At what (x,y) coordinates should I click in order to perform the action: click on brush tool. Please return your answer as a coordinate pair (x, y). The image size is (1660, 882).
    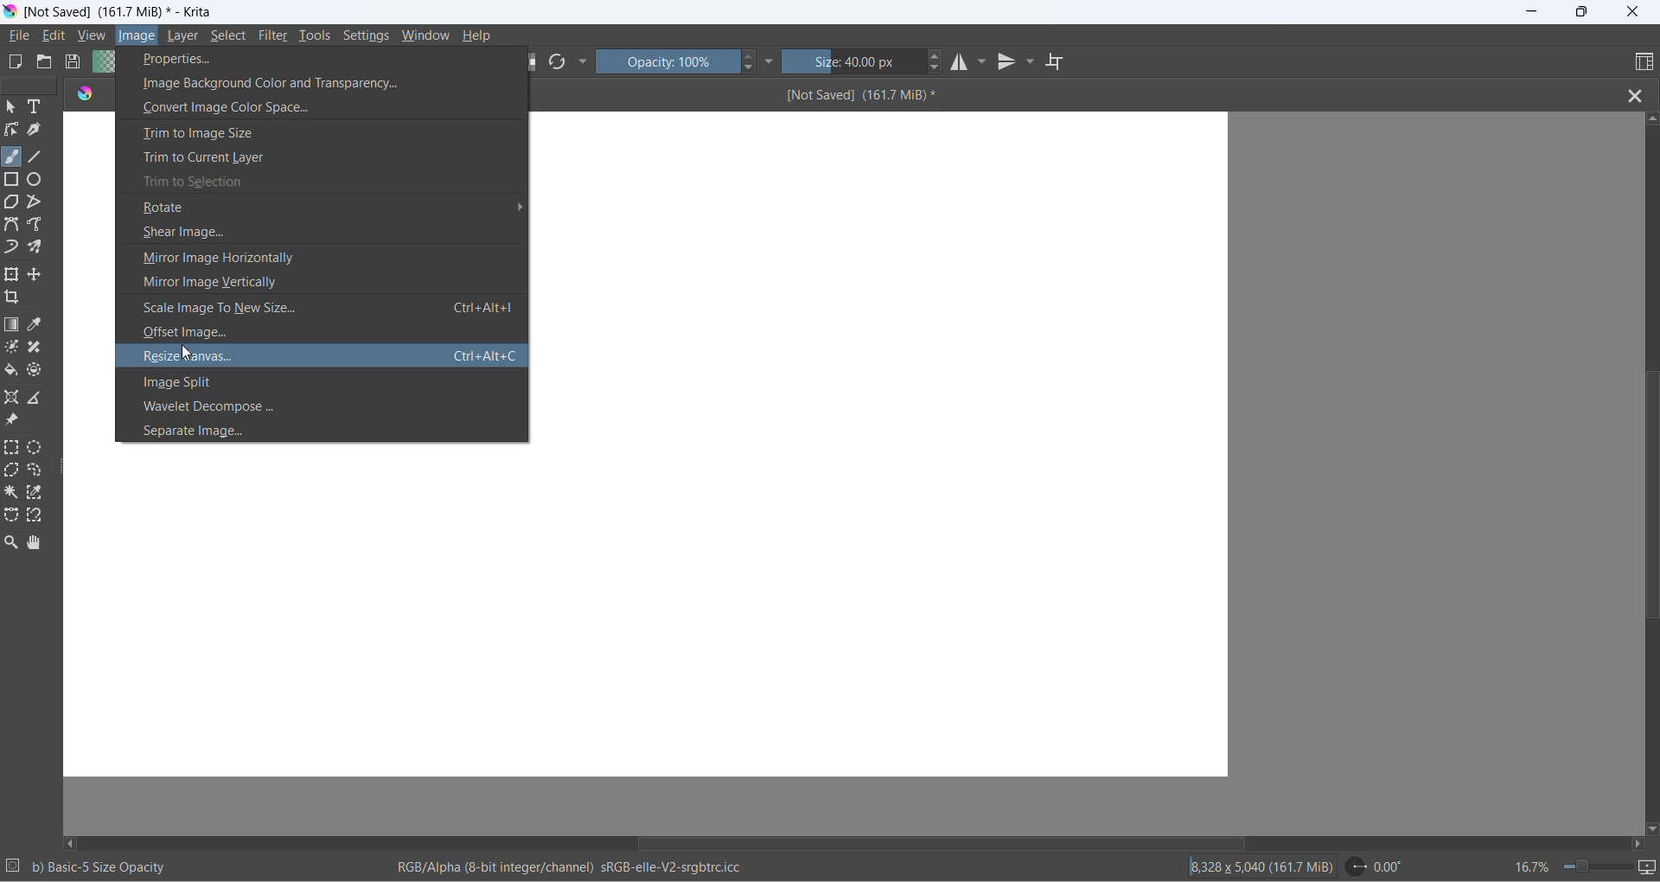
    Looking at the image, I should click on (13, 157).